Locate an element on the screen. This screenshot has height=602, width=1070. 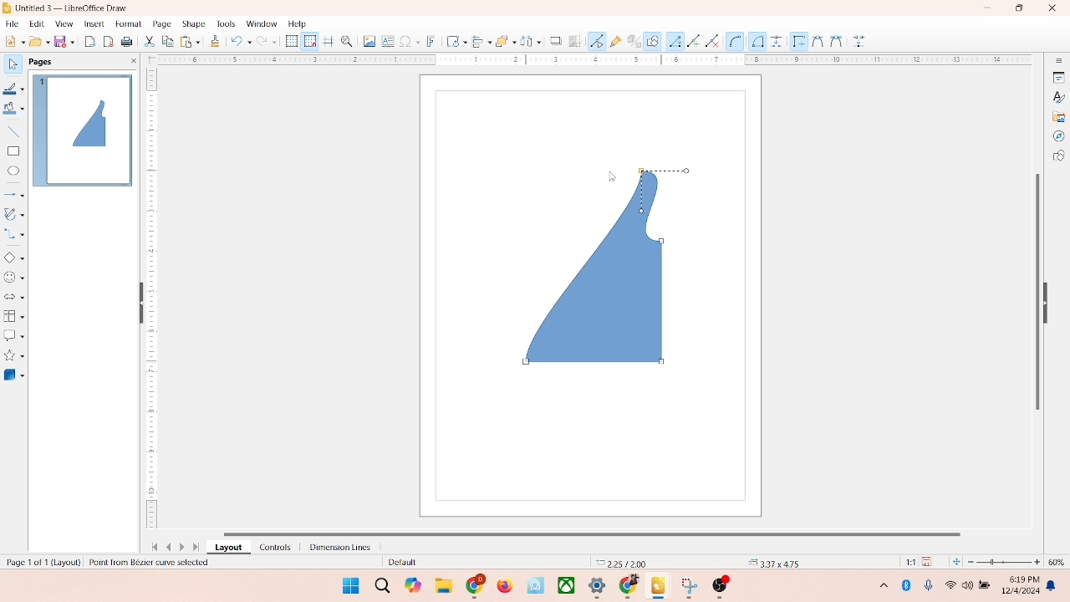
fit to current window is located at coordinates (955, 562).